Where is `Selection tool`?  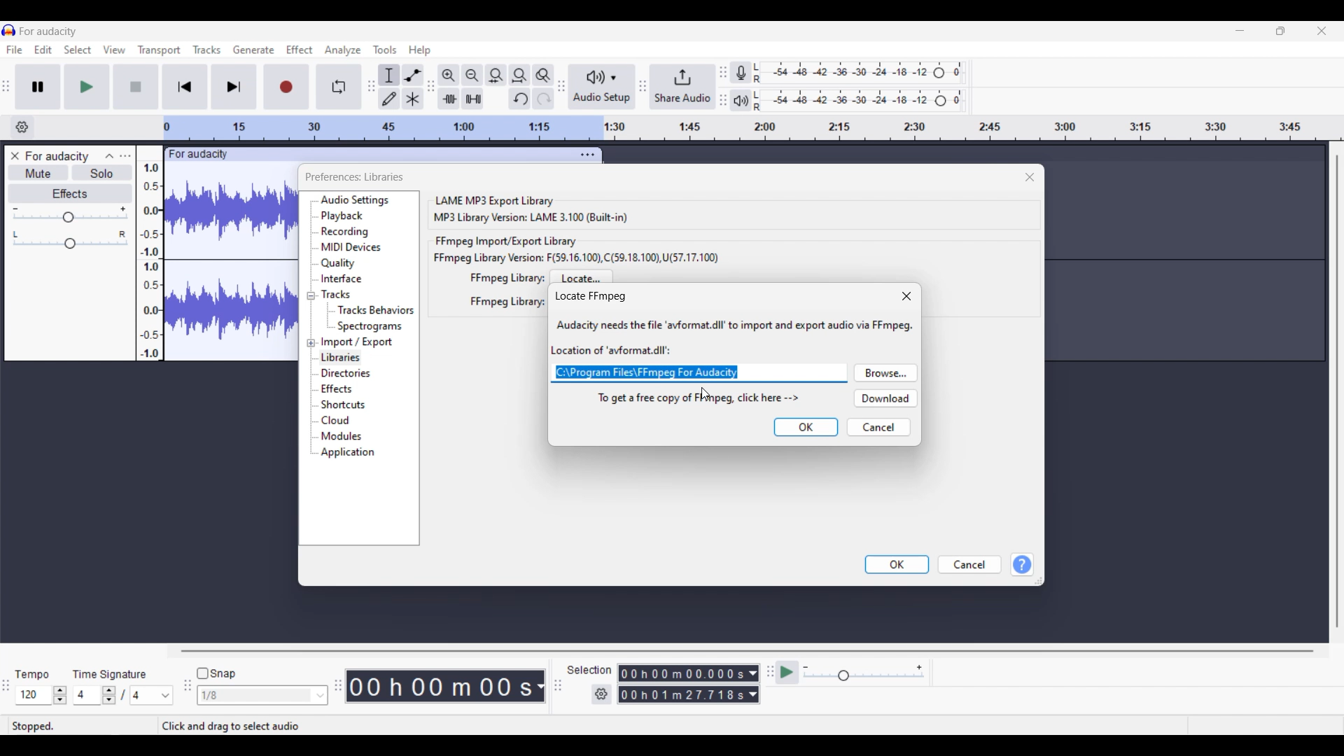 Selection tool is located at coordinates (388, 76).